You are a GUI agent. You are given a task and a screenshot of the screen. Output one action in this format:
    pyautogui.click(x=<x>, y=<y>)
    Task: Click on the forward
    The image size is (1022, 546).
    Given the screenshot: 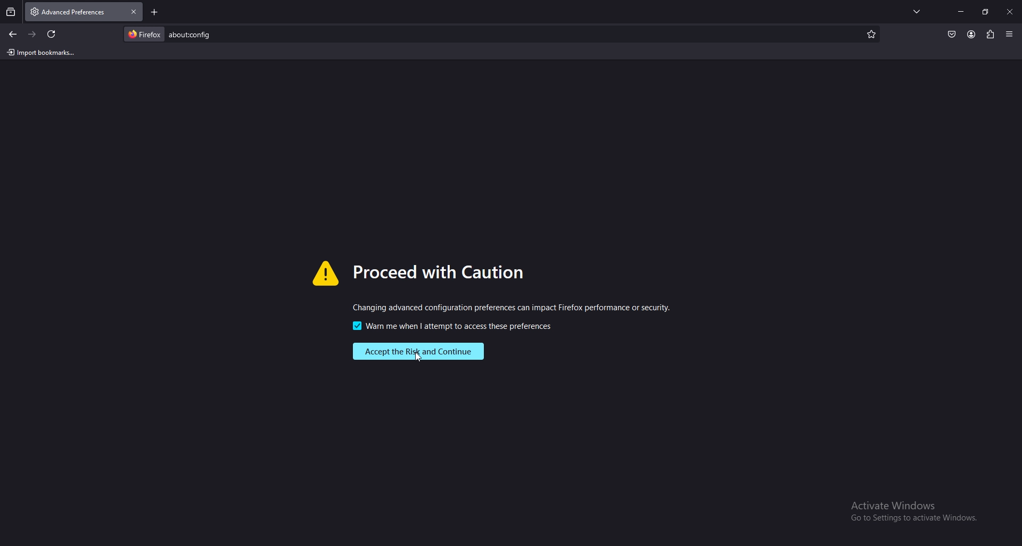 What is the action you would take?
    pyautogui.click(x=32, y=34)
    